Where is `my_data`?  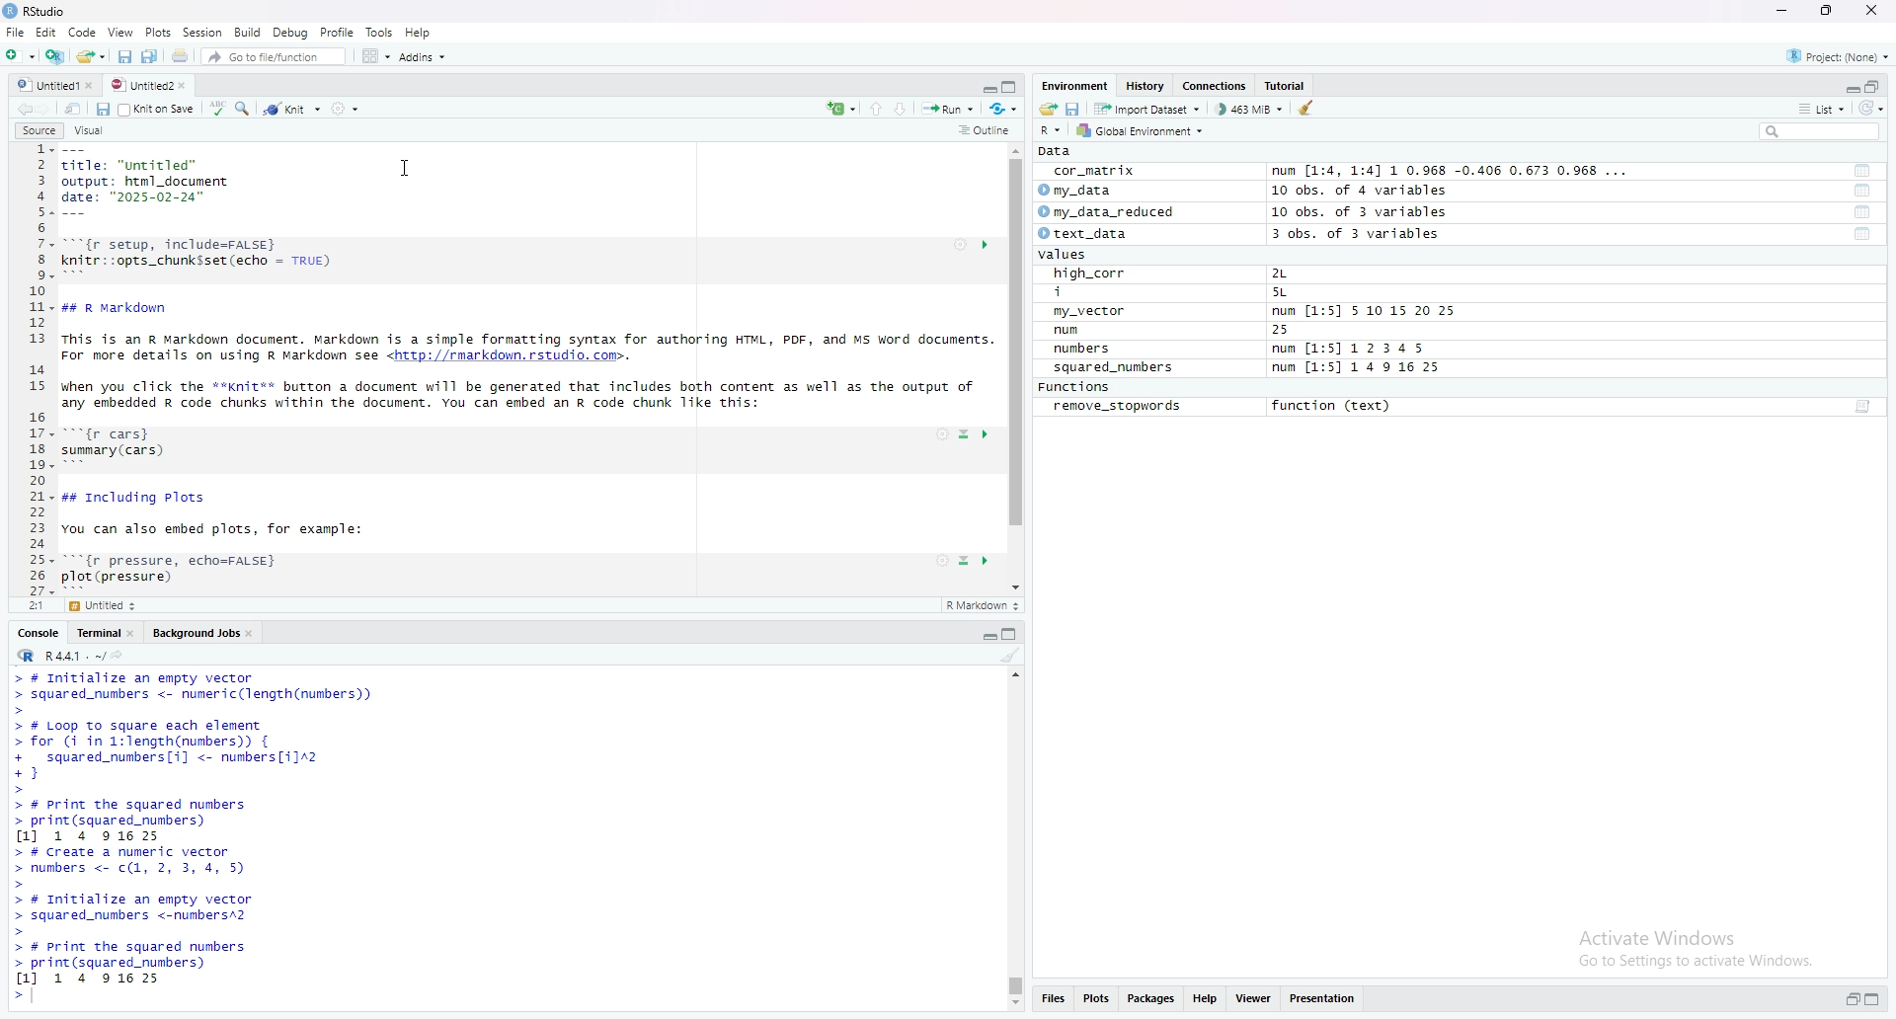
my_data is located at coordinates (1086, 190).